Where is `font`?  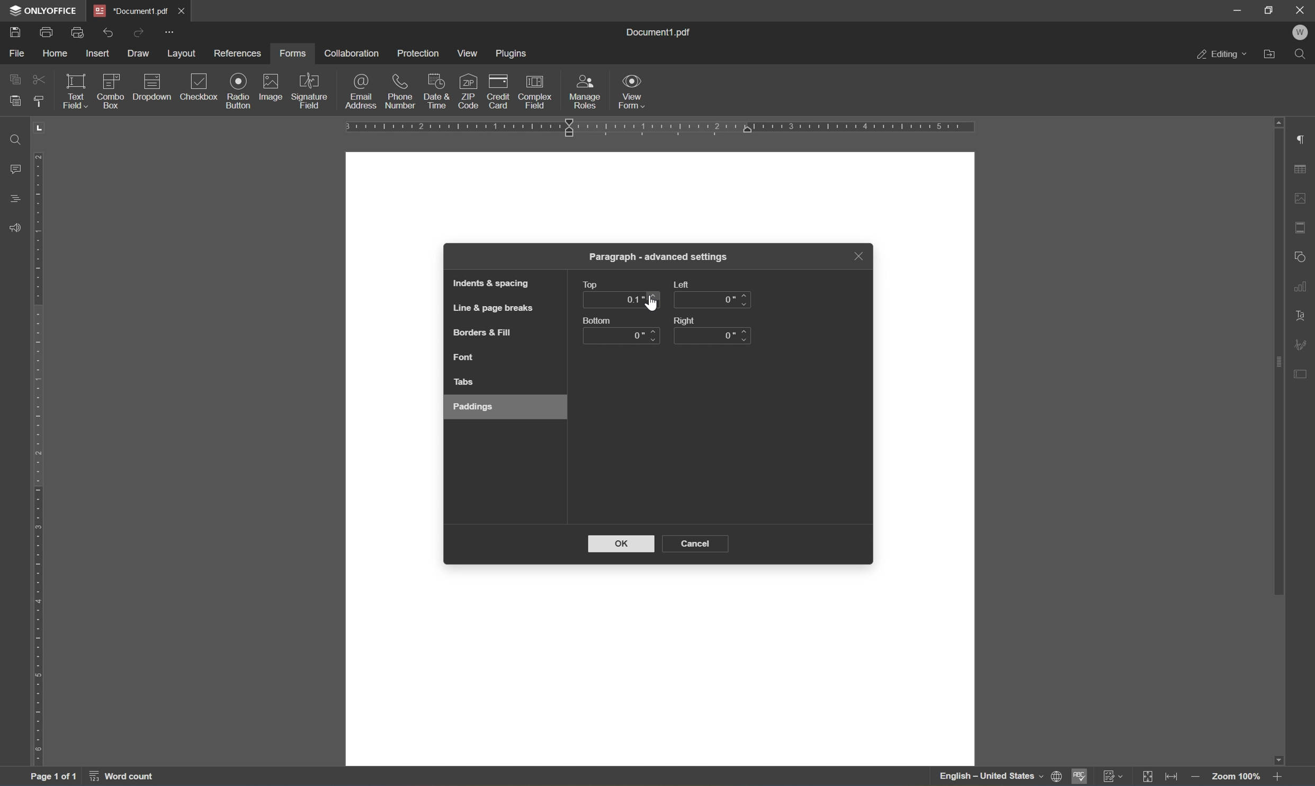
font is located at coordinates (466, 357).